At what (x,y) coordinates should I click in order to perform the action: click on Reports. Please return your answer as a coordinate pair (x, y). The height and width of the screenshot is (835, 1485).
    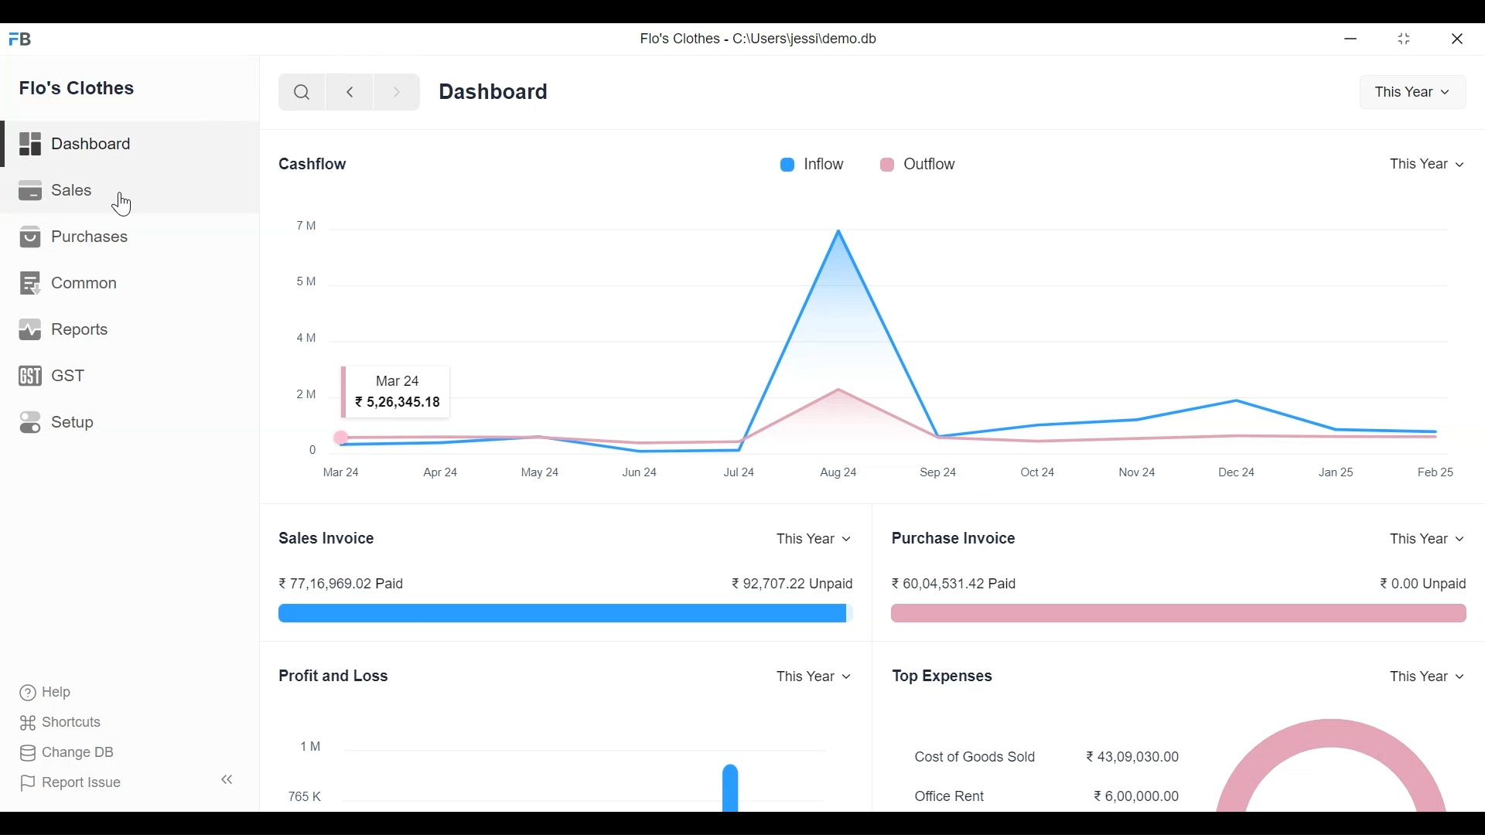
    Looking at the image, I should click on (66, 326).